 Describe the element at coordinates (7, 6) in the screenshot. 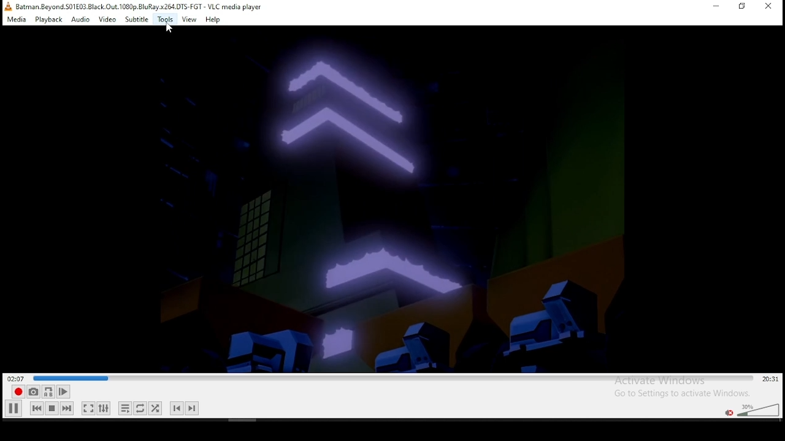

I see `VLC icon` at that location.